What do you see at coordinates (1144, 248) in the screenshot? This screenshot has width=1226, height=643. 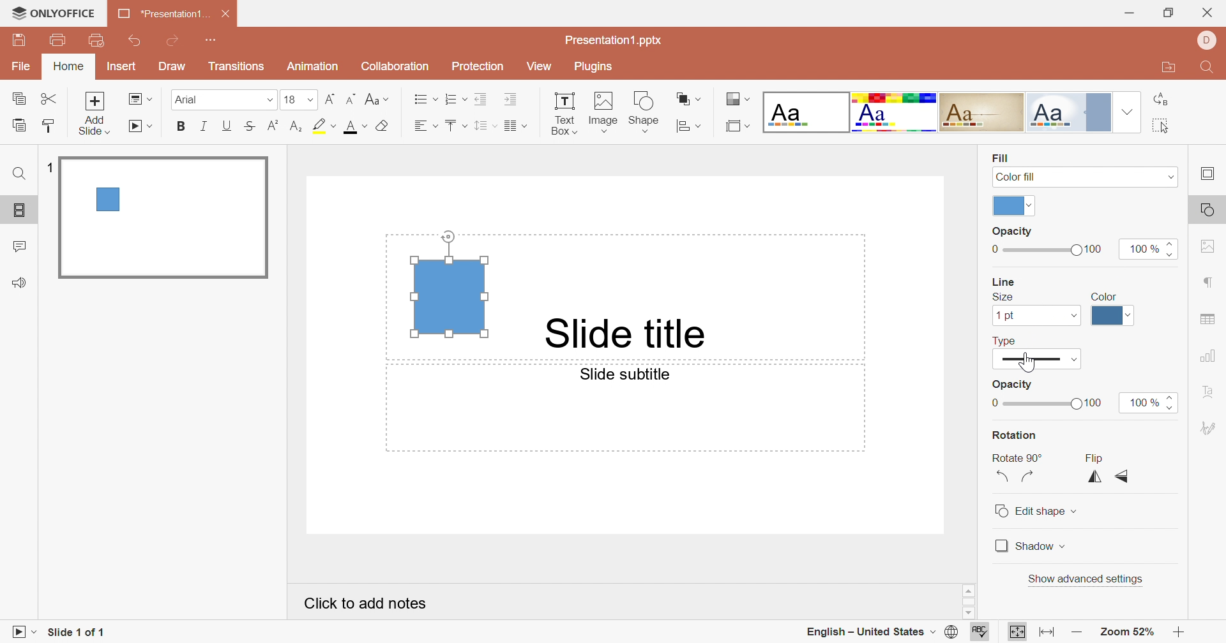 I see `100%` at bounding box center [1144, 248].